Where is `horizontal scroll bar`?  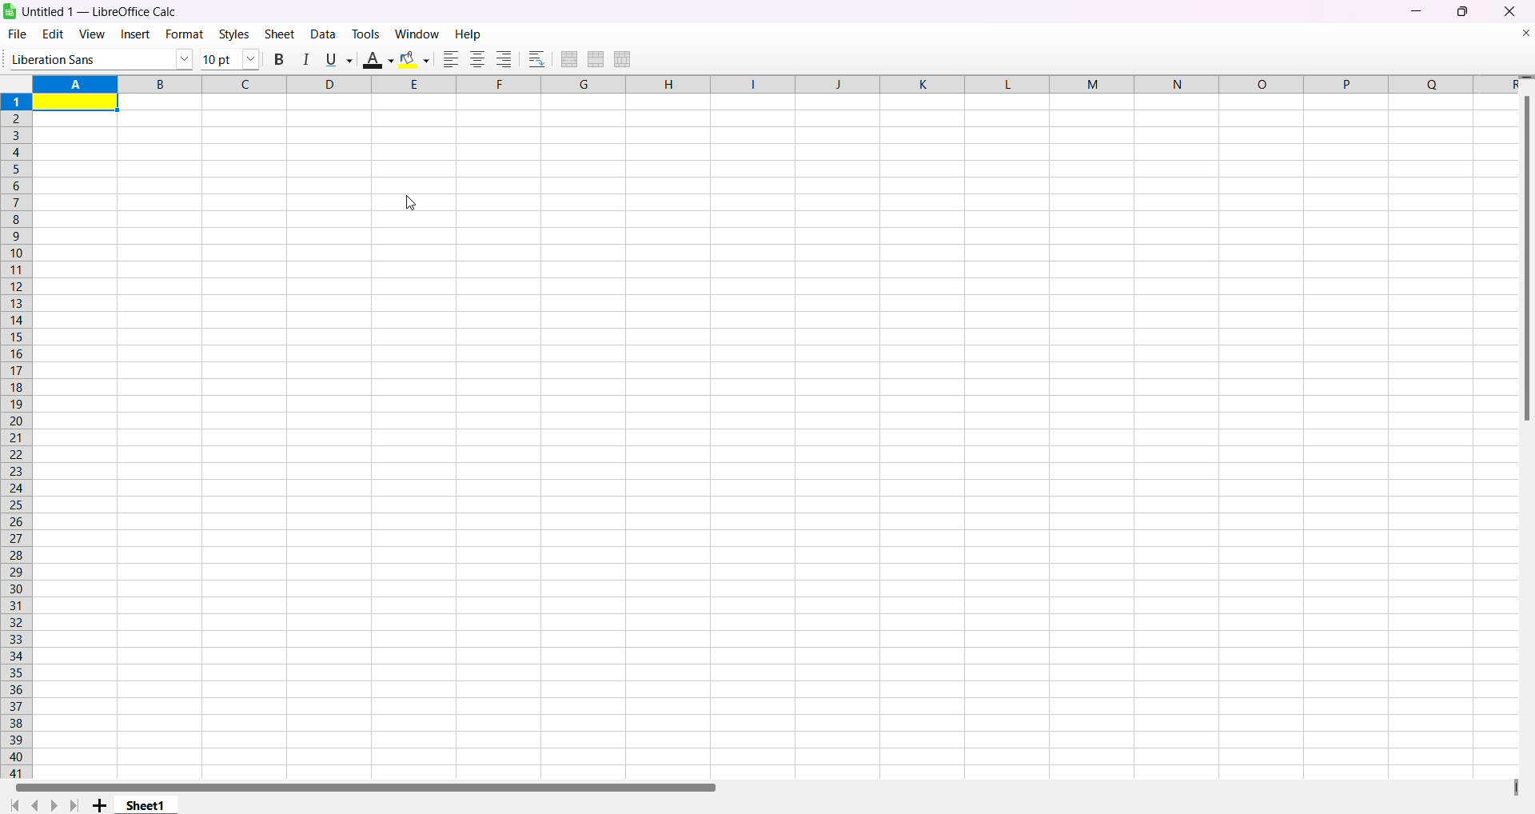 horizontal scroll bar is located at coordinates (367, 786).